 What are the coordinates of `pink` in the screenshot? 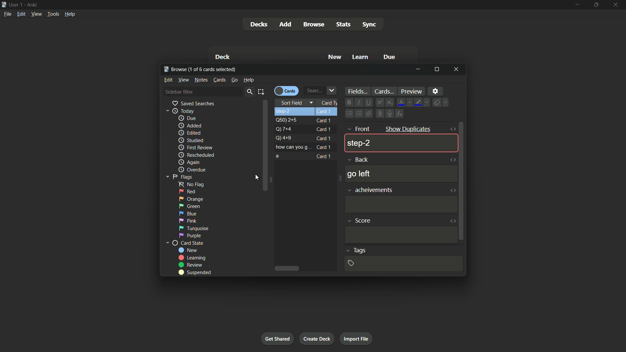 It's located at (188, 221).